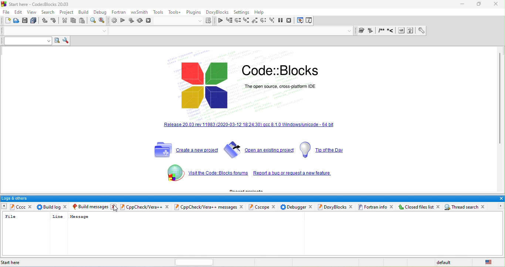 The width and height of the screenshot is (505, 267). What do you see at coordinates (149, 21) in the screenshot?
I see `abort` at bounding box center [149, 21].